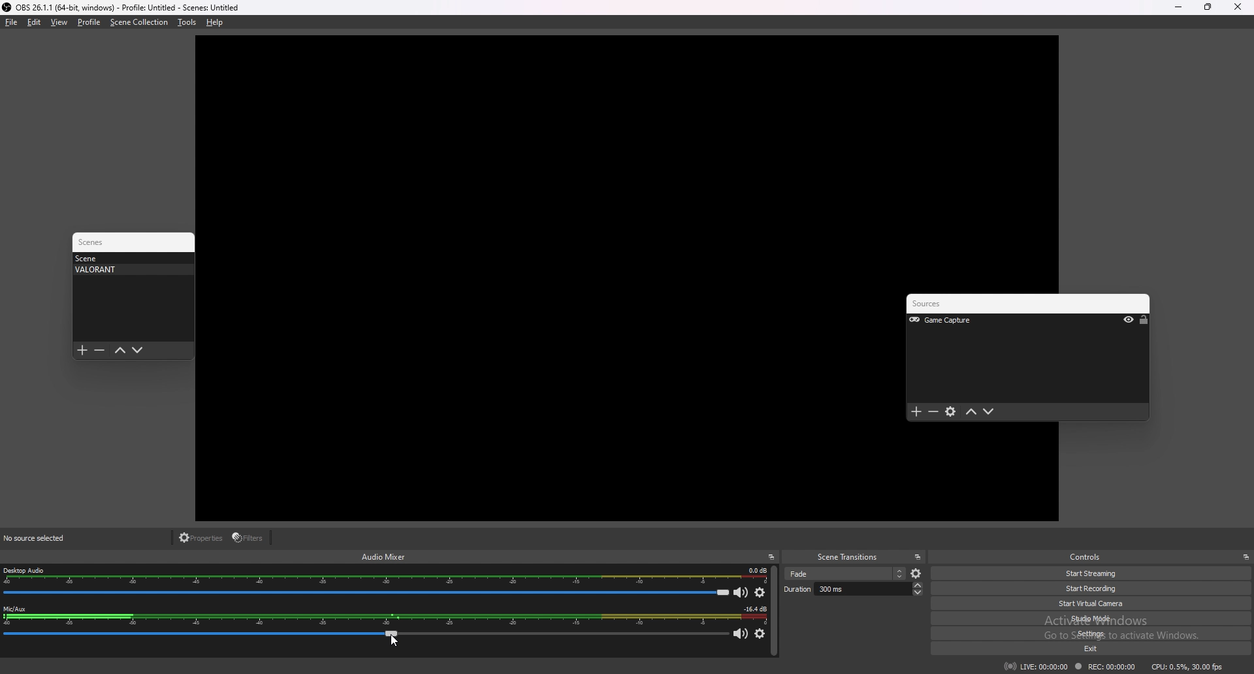  Describe the element at coordinates (1104, 667) in the screenshot. I see `rec 00:00:00` at that location.